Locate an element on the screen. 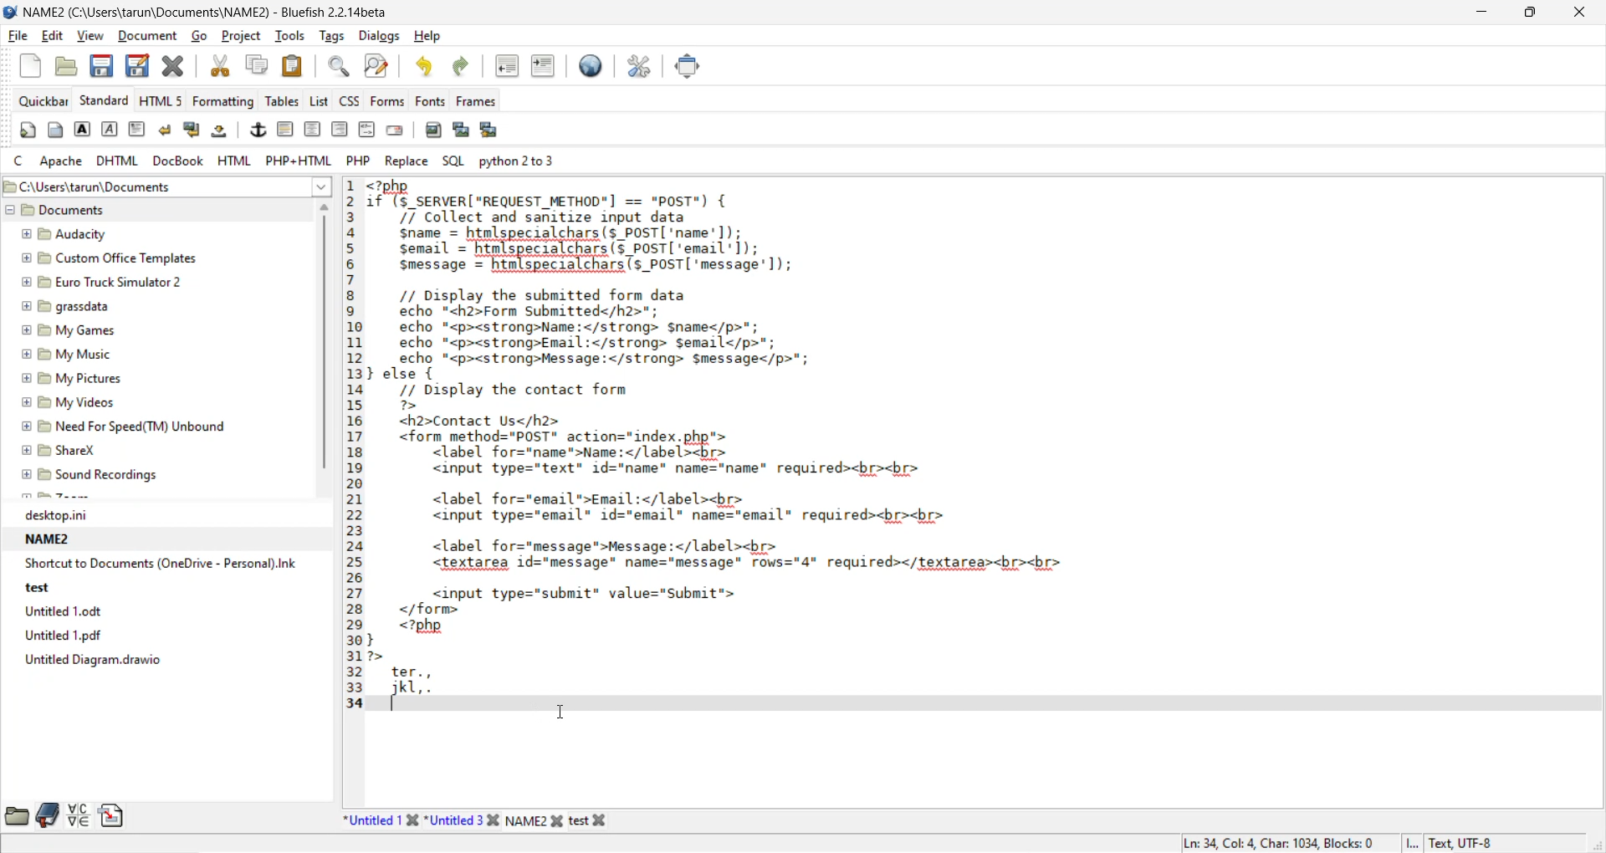 This screenshot has height=853, width=1606. Shortcut to Documents (OneDrive - Personal).Ink is located at coordinates (163, 563).